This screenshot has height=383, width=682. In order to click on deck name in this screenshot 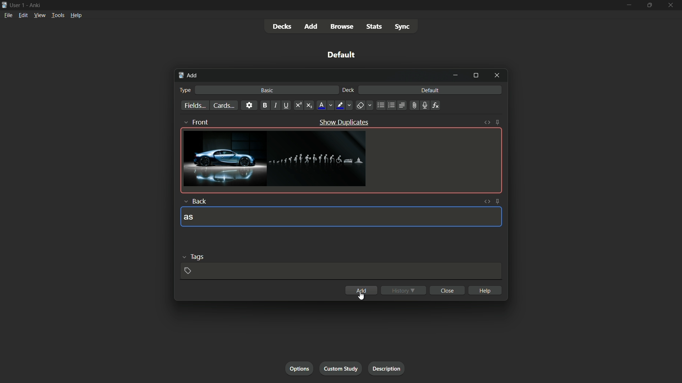, I will do `click(343, 55)`.